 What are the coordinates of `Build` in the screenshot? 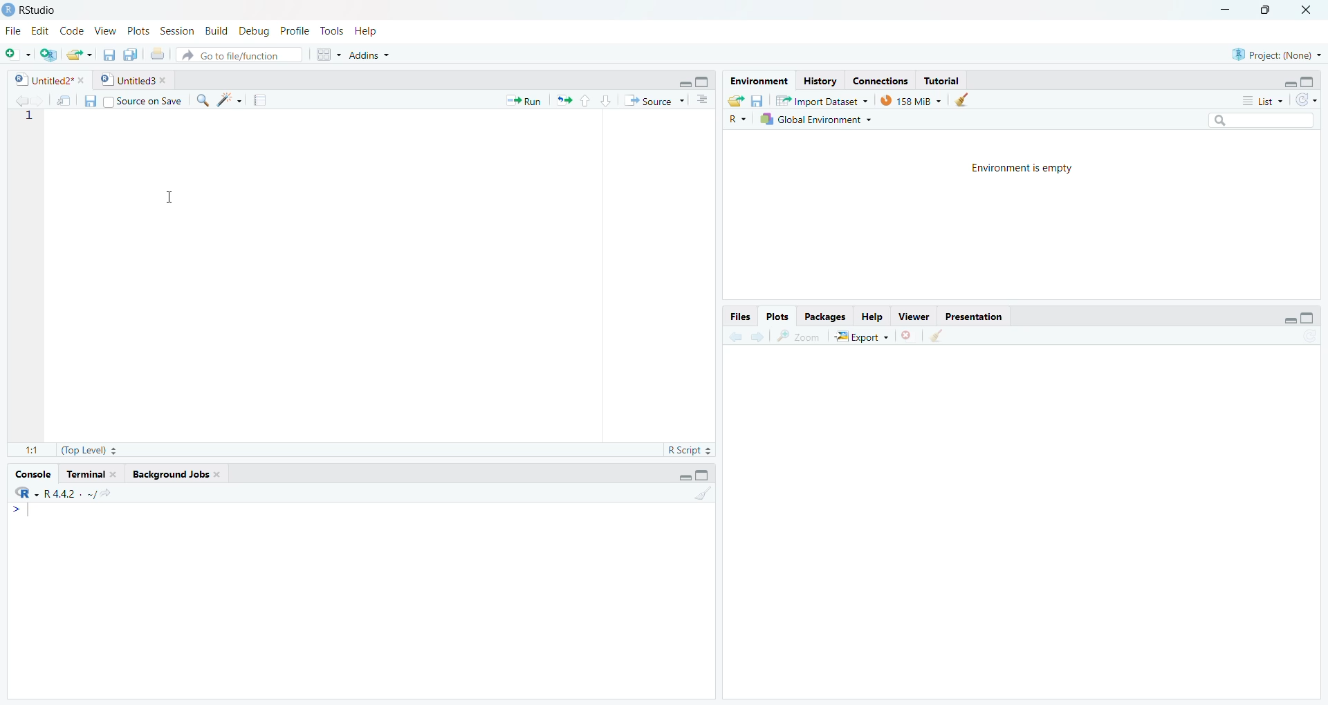 It's located at (214, 30).